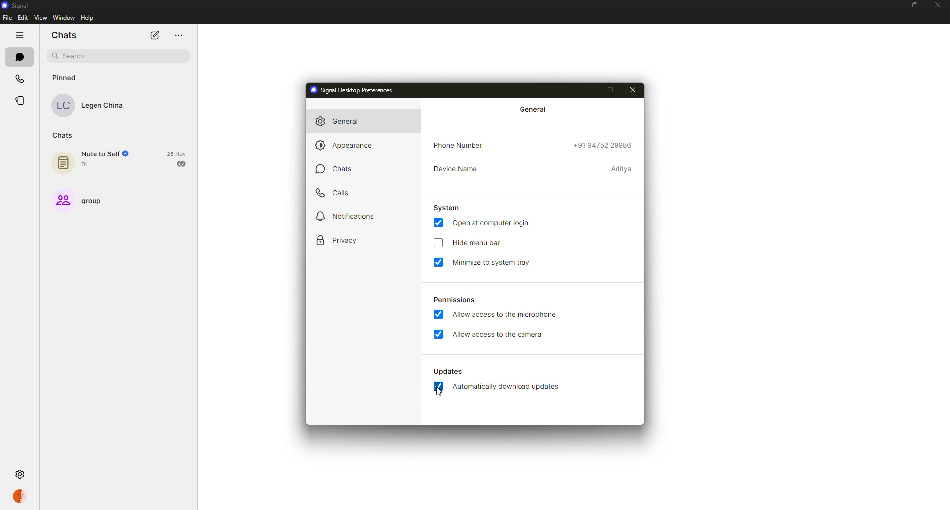  Describe the element at coordinates (440, 390) in the screenshot. I see `cursor` at that location.